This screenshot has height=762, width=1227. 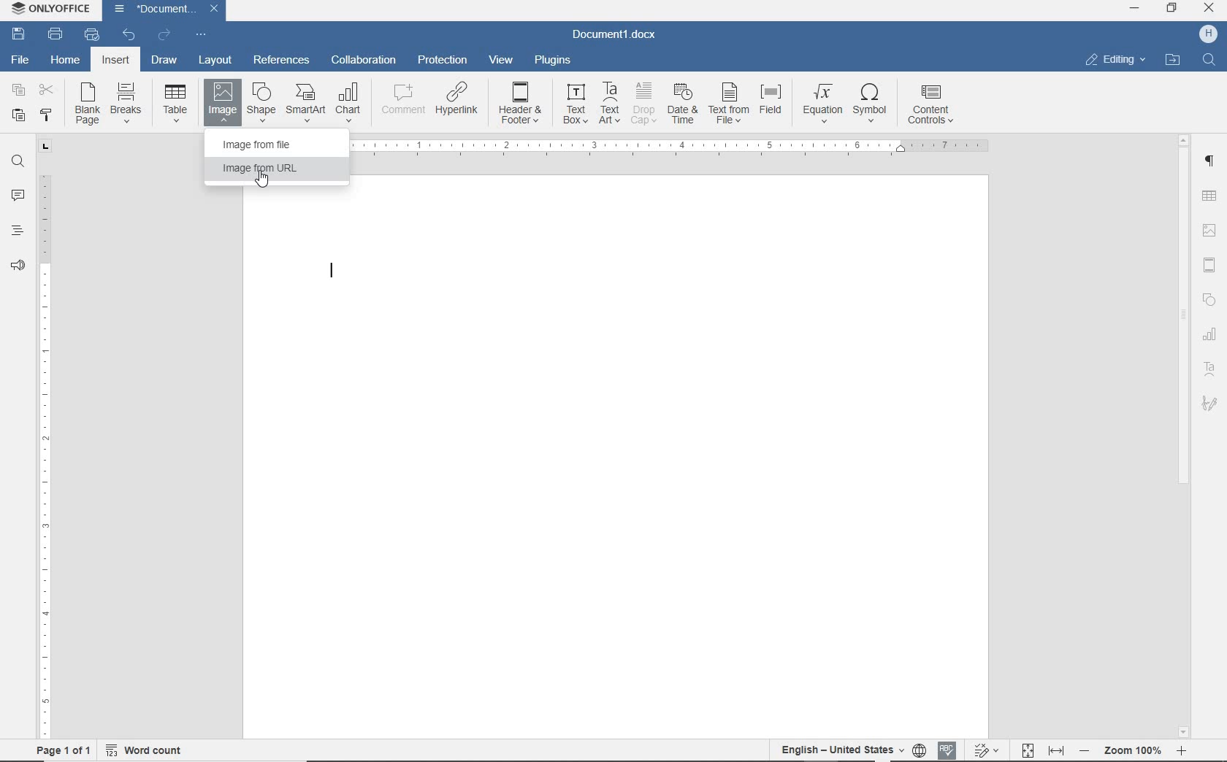 What do you see at coordinates (47, 9) in the screenshot?
I see `ONLYOFFICE (Application name)` at bounding box center [47, 9].